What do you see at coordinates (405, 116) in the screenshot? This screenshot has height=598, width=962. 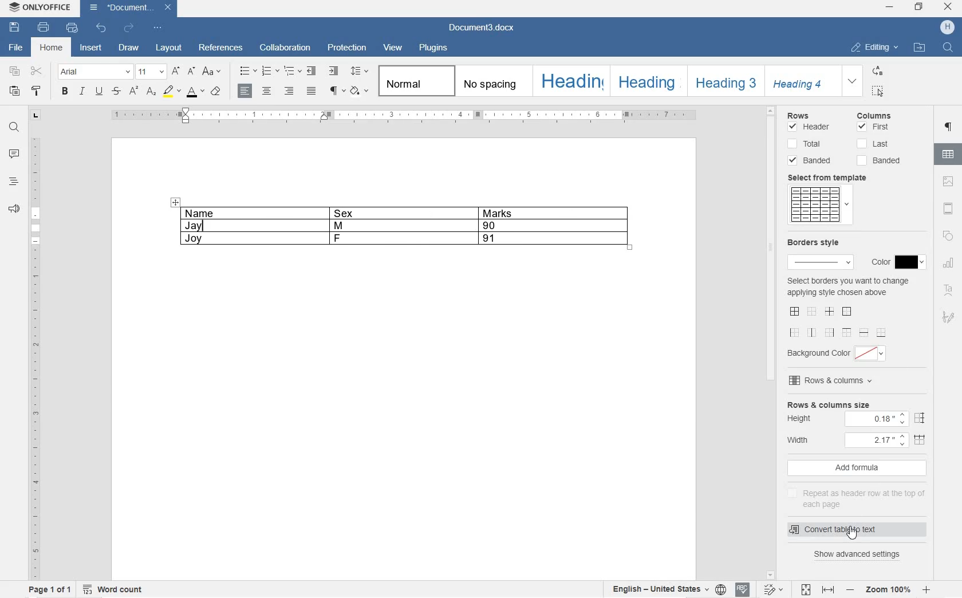 I see `RULER` at bounding box center [405, 116].